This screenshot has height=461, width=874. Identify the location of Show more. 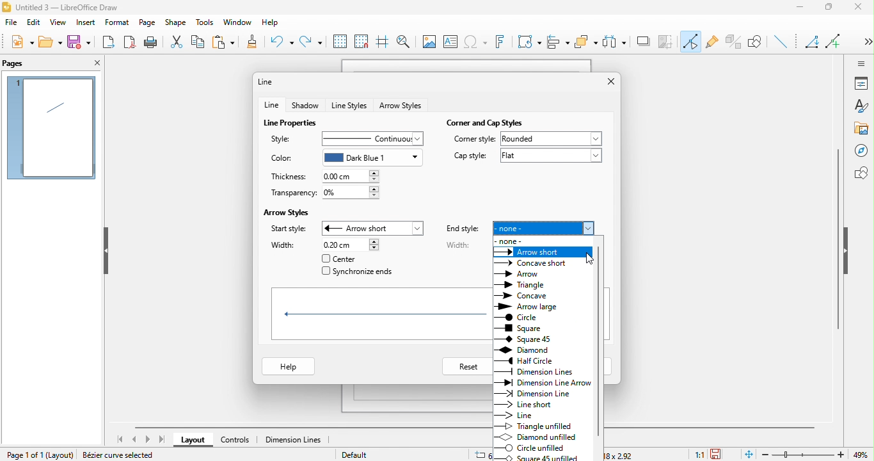
(863, 37).